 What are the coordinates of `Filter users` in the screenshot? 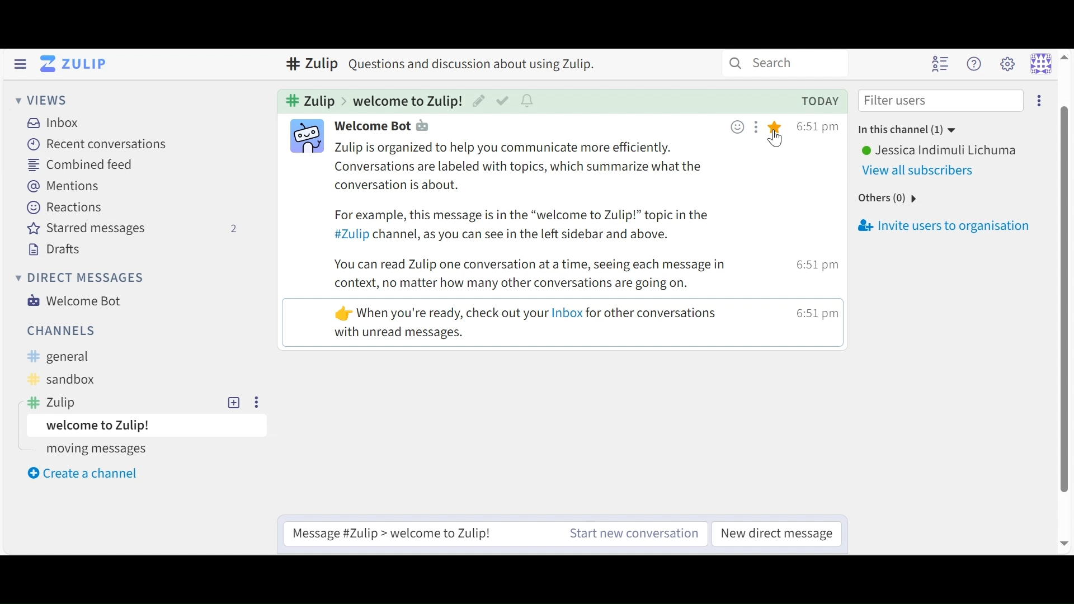 It's located at (941, 99).